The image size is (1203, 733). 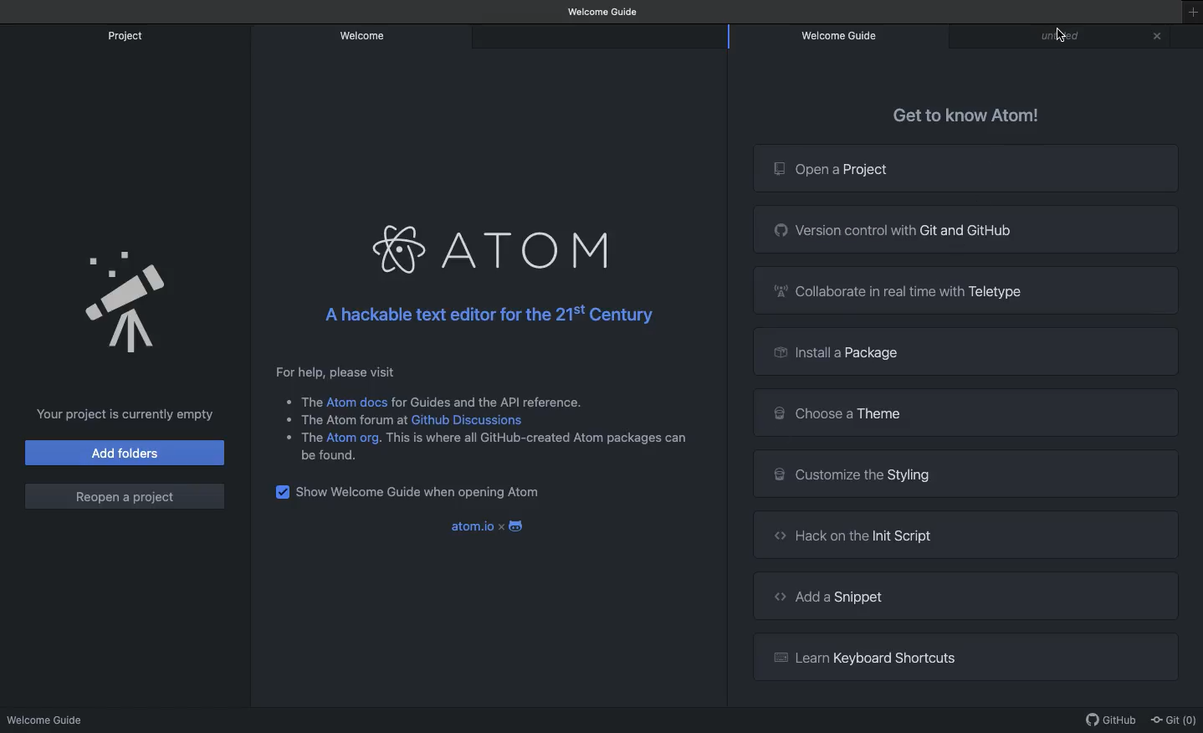 What do you see at coordinates (985, 413) in the screenshot?
I see `Choose a theme` at bounding box center [985, 413].